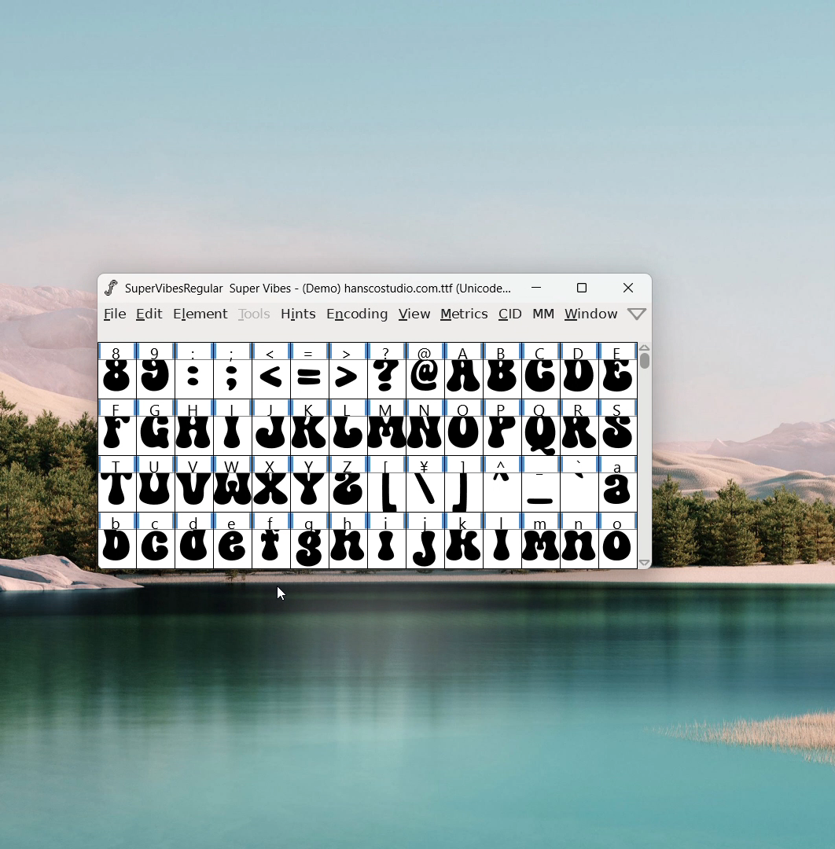 Image resolution: width=835 pixels, height=849 pixels. Describe the element at coordinates (503, 540) in the screenshot. I see `l` at that location.